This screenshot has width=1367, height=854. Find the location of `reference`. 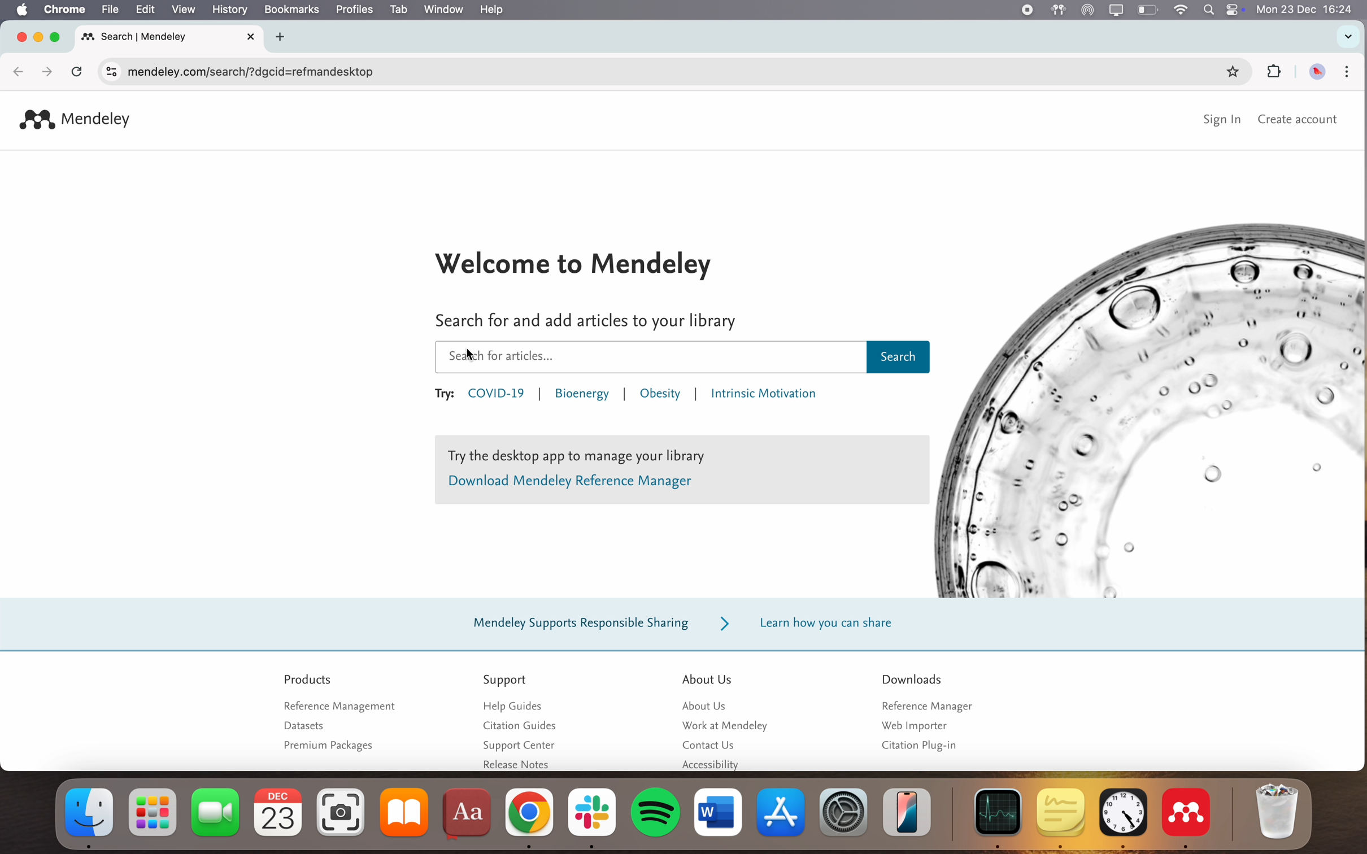

reference is located at coordinates (338, 705).